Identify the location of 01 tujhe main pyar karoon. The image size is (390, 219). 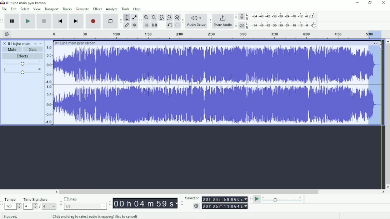
(78, 43).